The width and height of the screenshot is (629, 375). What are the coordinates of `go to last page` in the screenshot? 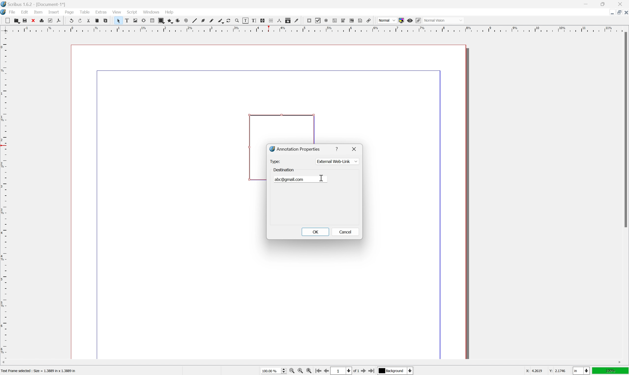 It's located at (372, 370).